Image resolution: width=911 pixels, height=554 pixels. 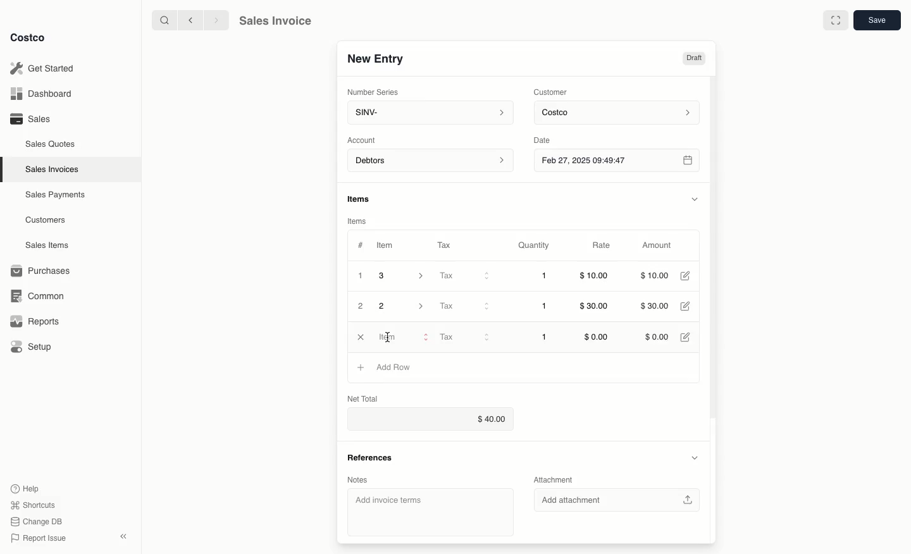 I want to click on Costco, so click(x=619, y=113).